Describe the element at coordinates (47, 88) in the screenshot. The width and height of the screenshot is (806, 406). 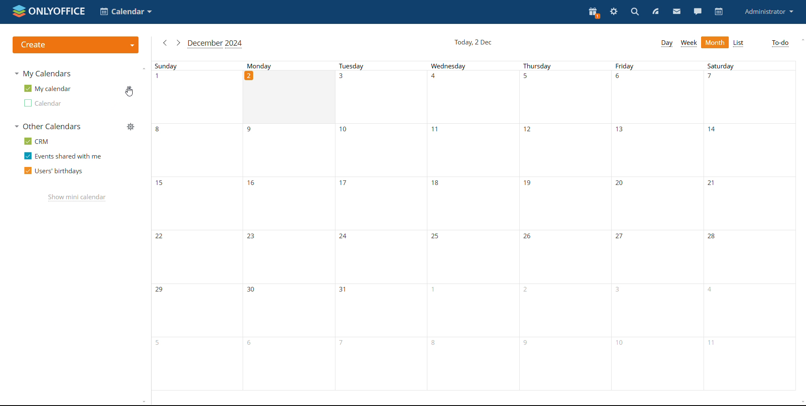
I see `my calendar` at that location.